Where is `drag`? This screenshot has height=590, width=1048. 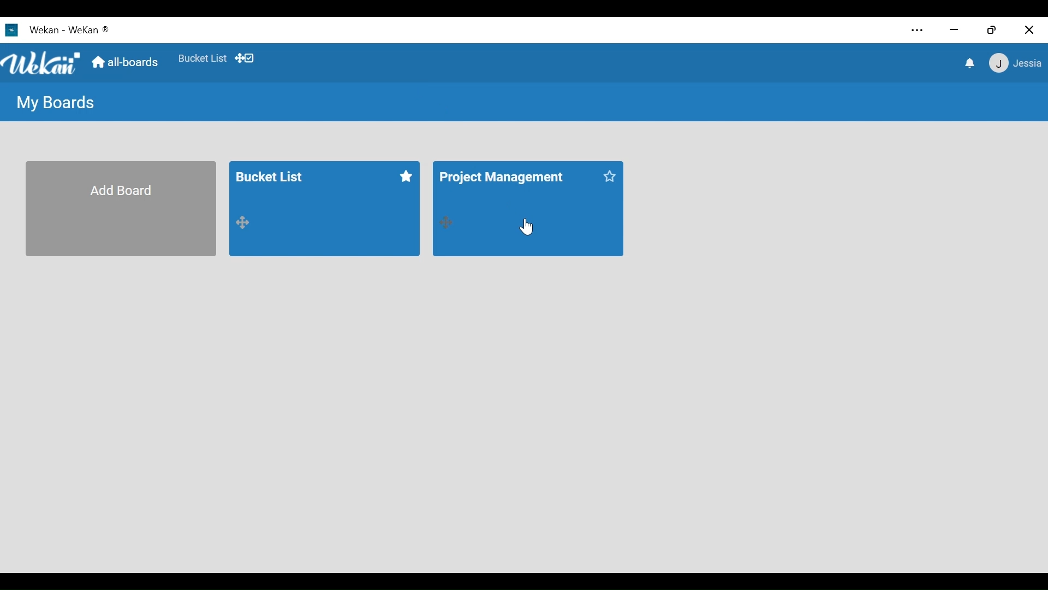
drag is located at coordinates (446, 222).